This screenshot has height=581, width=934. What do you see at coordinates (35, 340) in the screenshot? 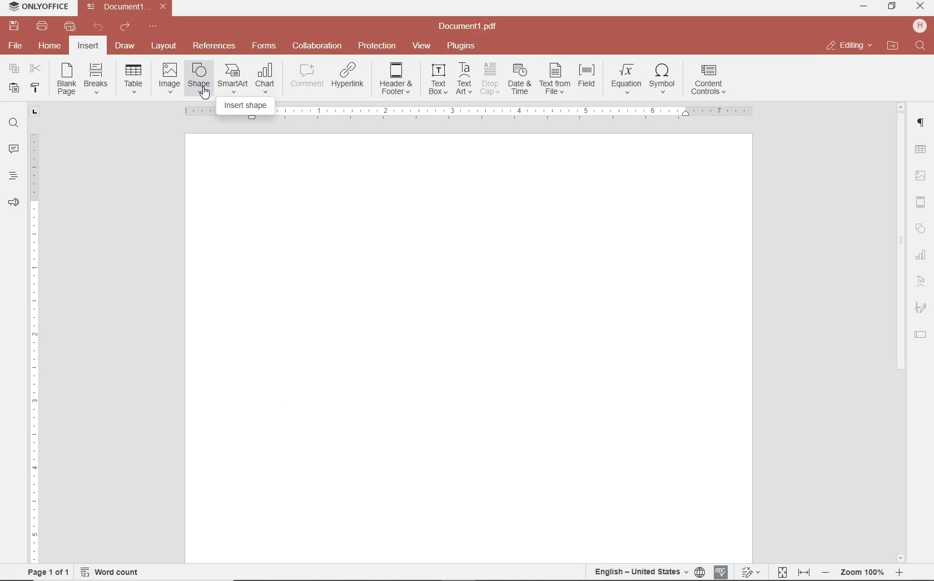
I see `ruler` at bounding box center [35, 340].